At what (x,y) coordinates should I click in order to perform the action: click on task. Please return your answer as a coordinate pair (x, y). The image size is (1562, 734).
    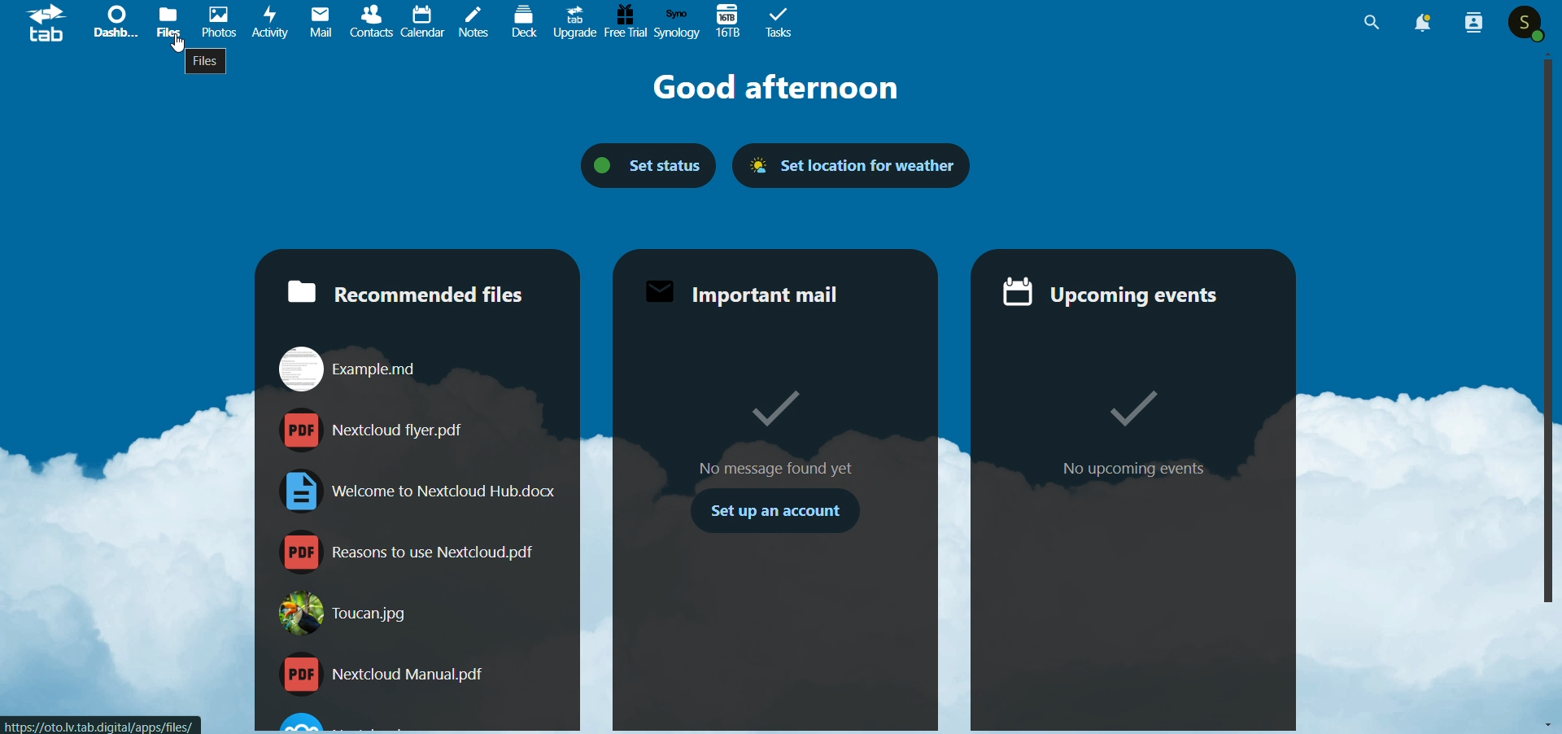
    Looking at the image, I should click on (783, 23).